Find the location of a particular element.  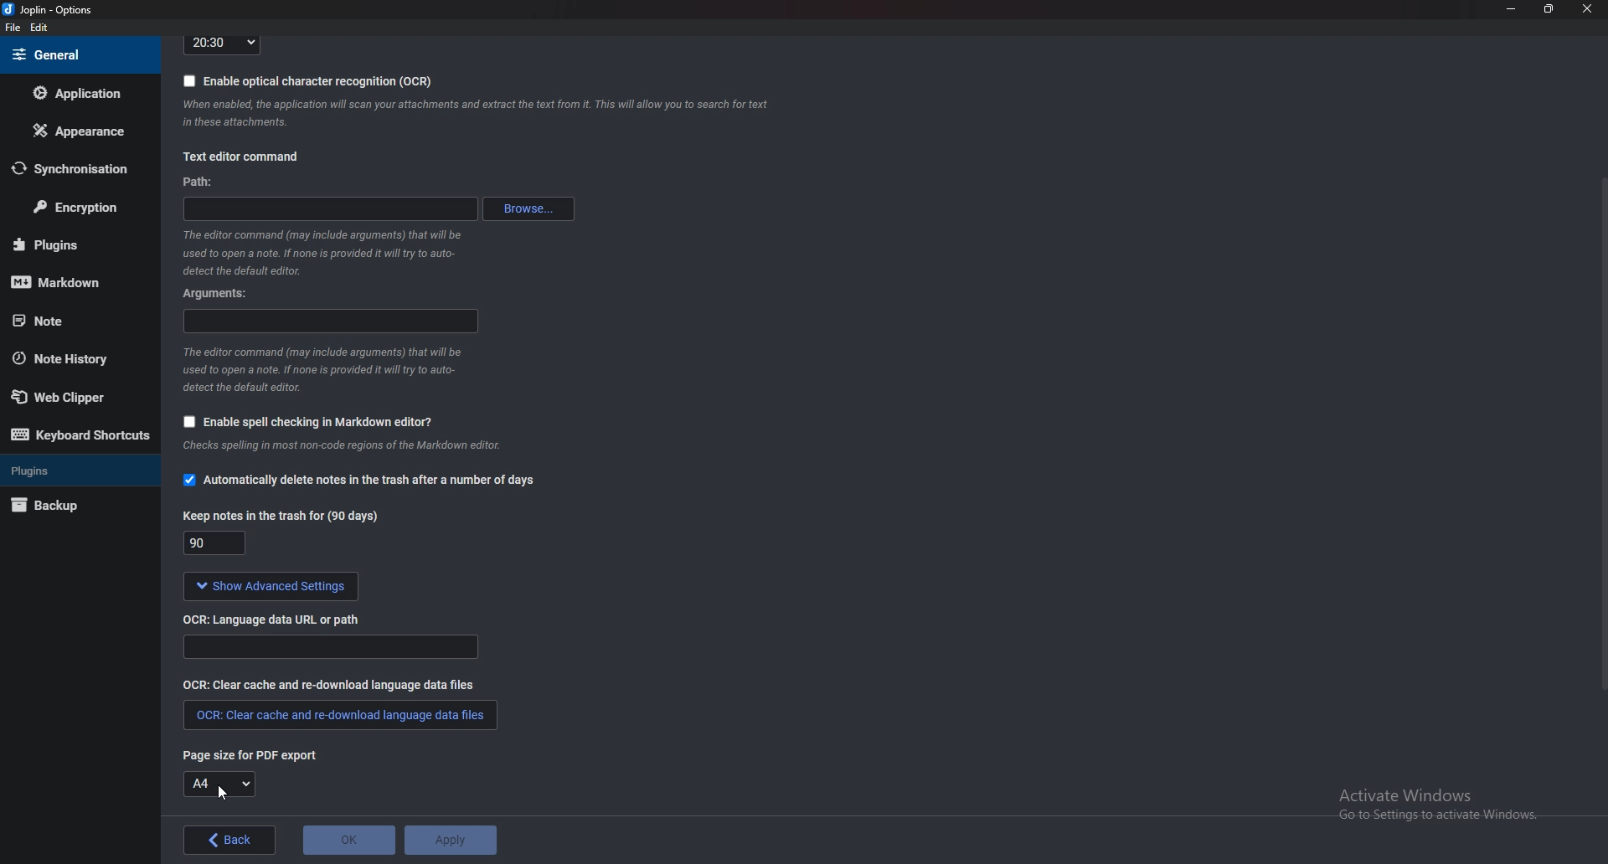

Keyboard shortcuts is located at coordinates (80, 435).